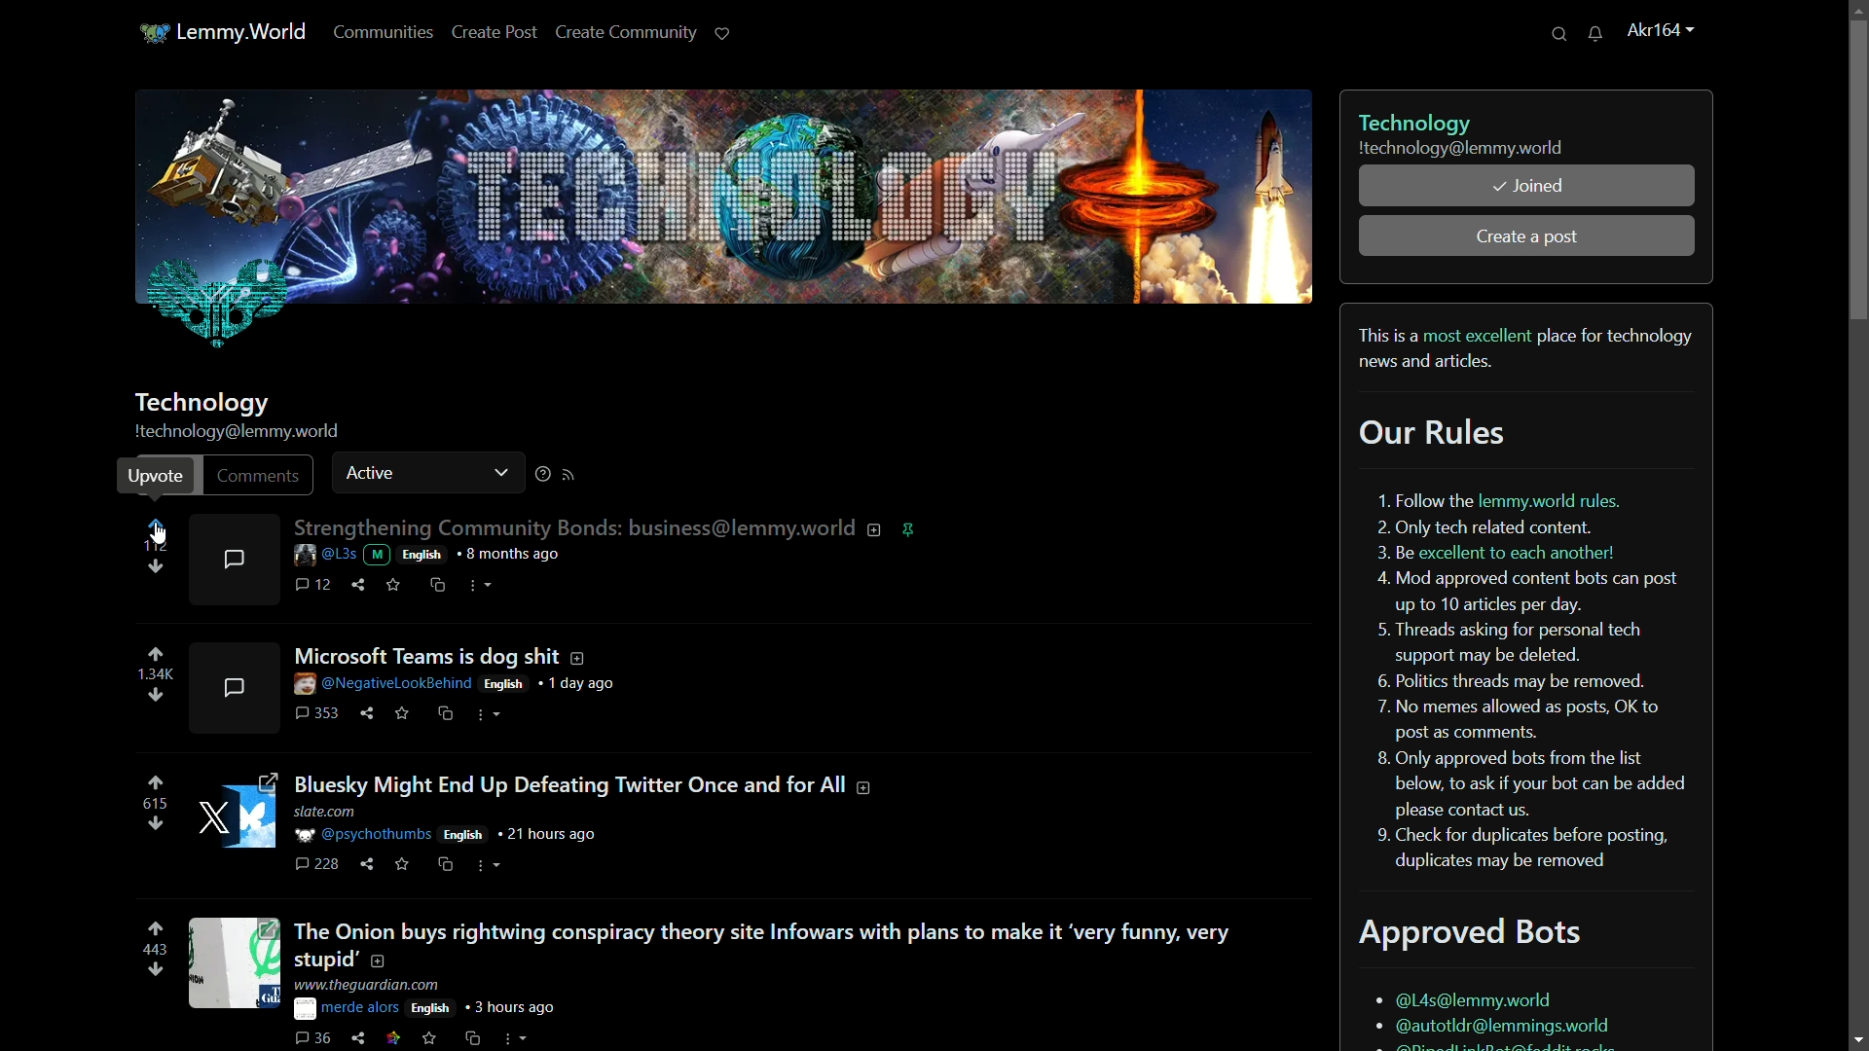  Describe the element at coordinates (490, 867) in the screenshot. I see `more` at that location.